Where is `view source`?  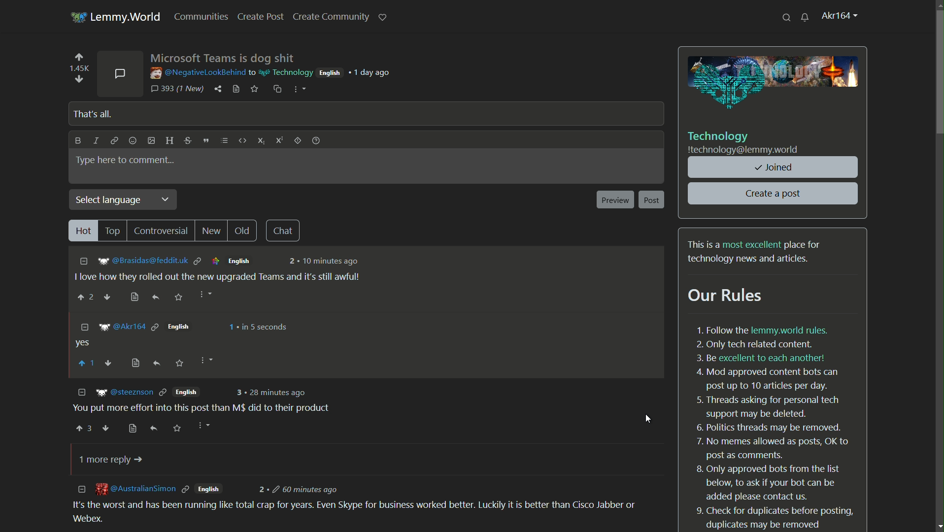 view source is located at coordinates (236, 89).